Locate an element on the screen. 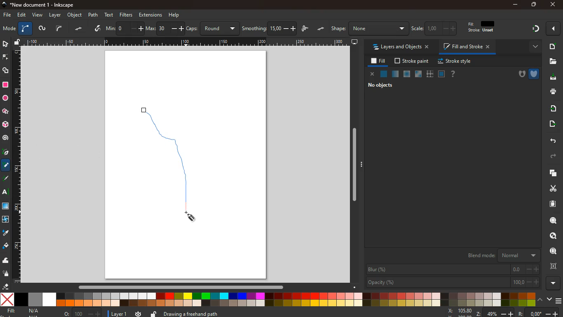 The image size is (563, 317). graph is located at coordinates (153, 29).